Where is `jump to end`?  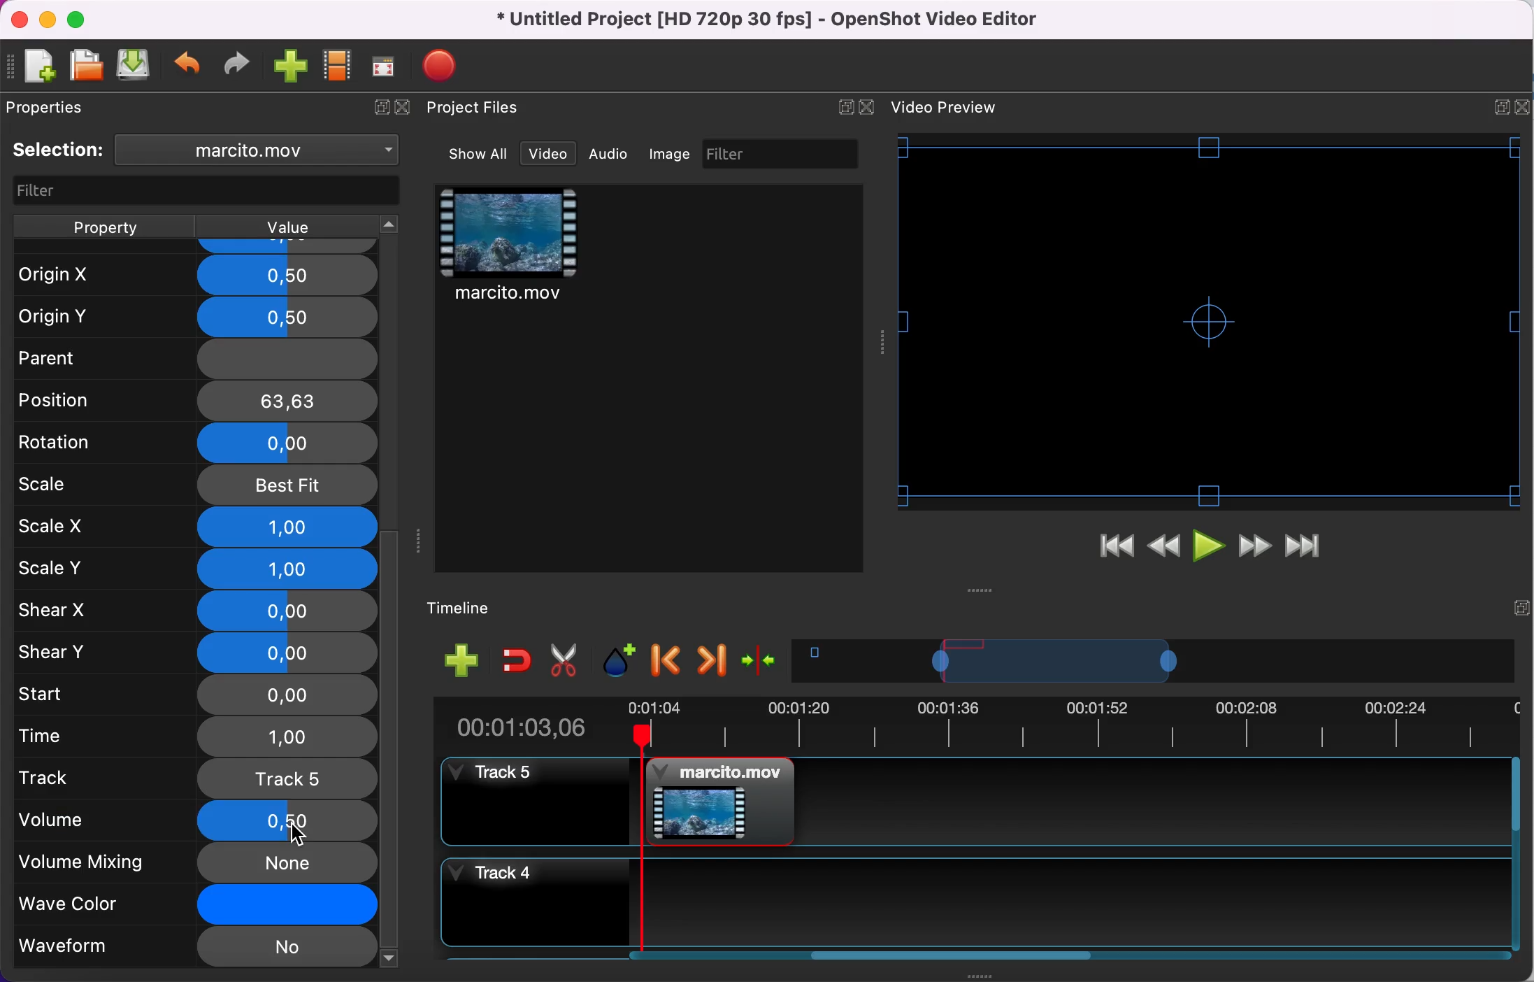
jump to end is located at coordinates (1303, 548).